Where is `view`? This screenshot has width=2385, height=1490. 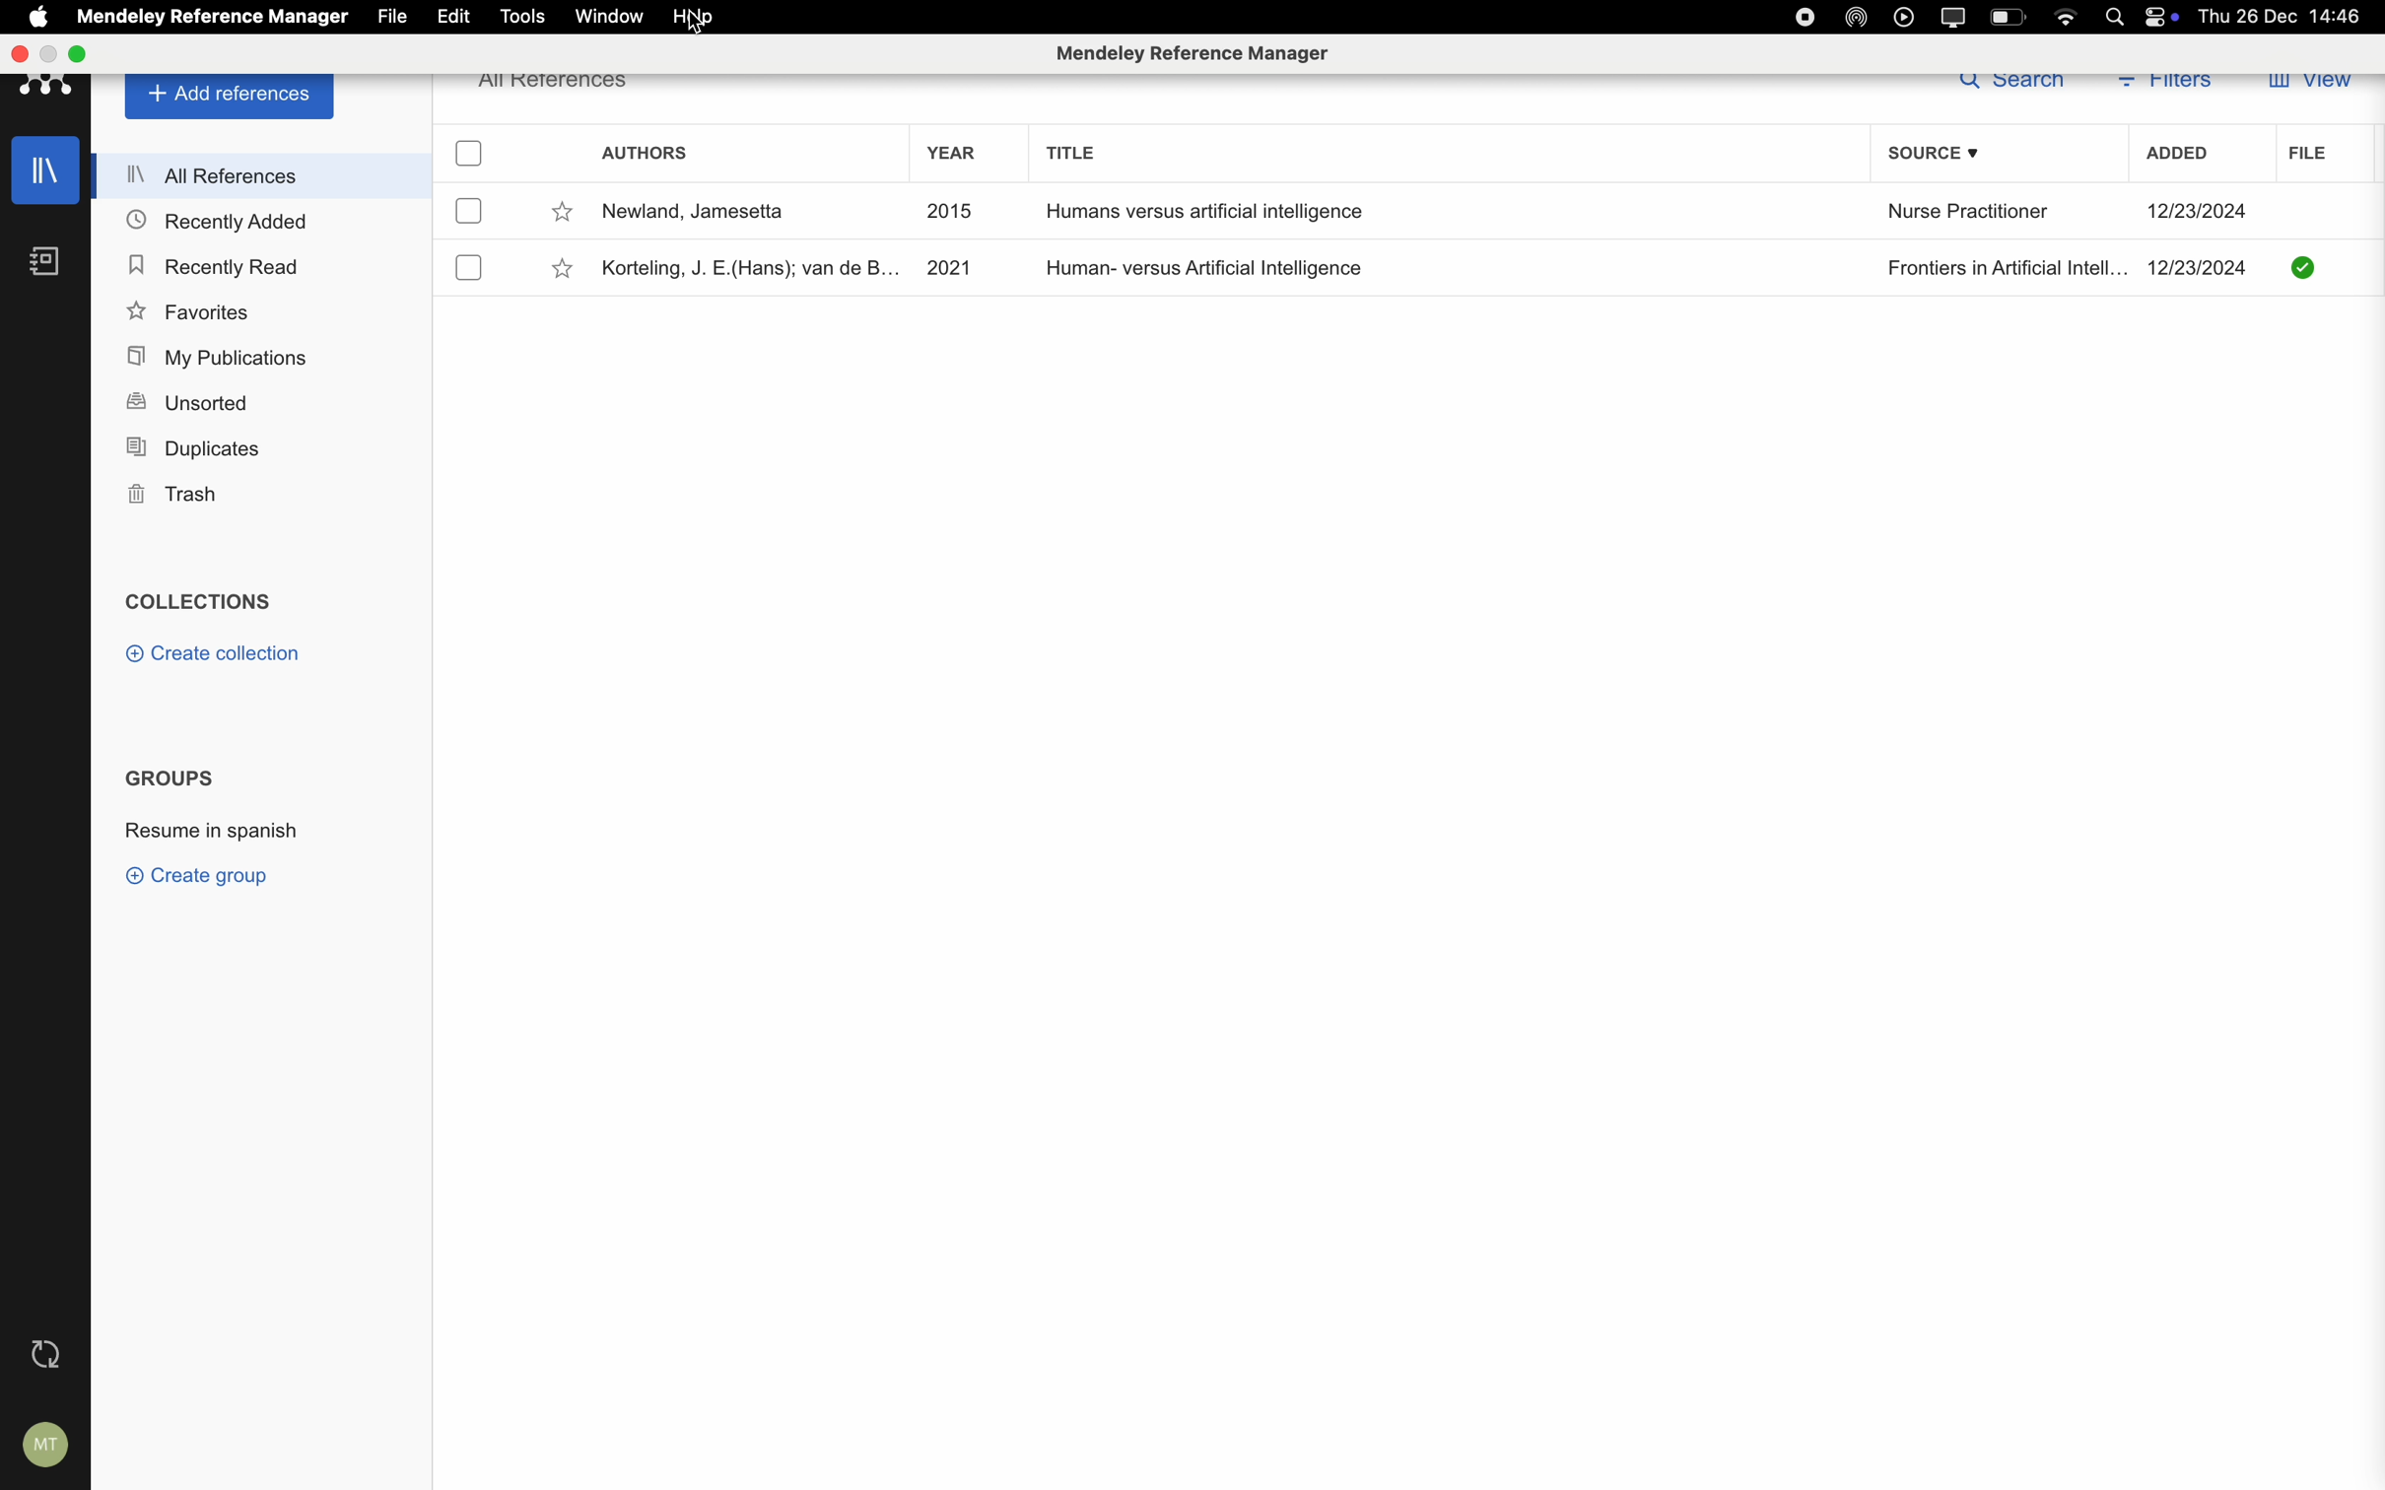 view is located at coordinates (2312, 87).